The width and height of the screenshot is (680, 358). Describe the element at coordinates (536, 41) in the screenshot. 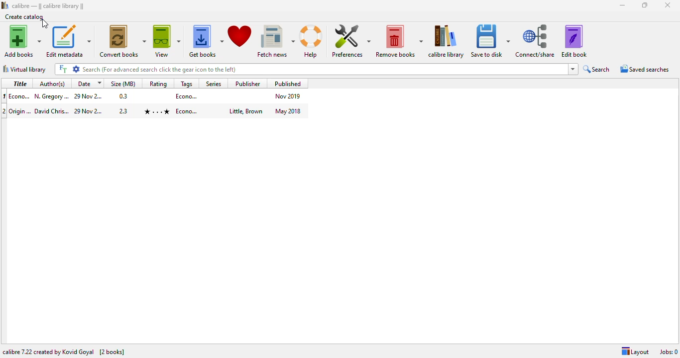

I see `connect/share` at that location.